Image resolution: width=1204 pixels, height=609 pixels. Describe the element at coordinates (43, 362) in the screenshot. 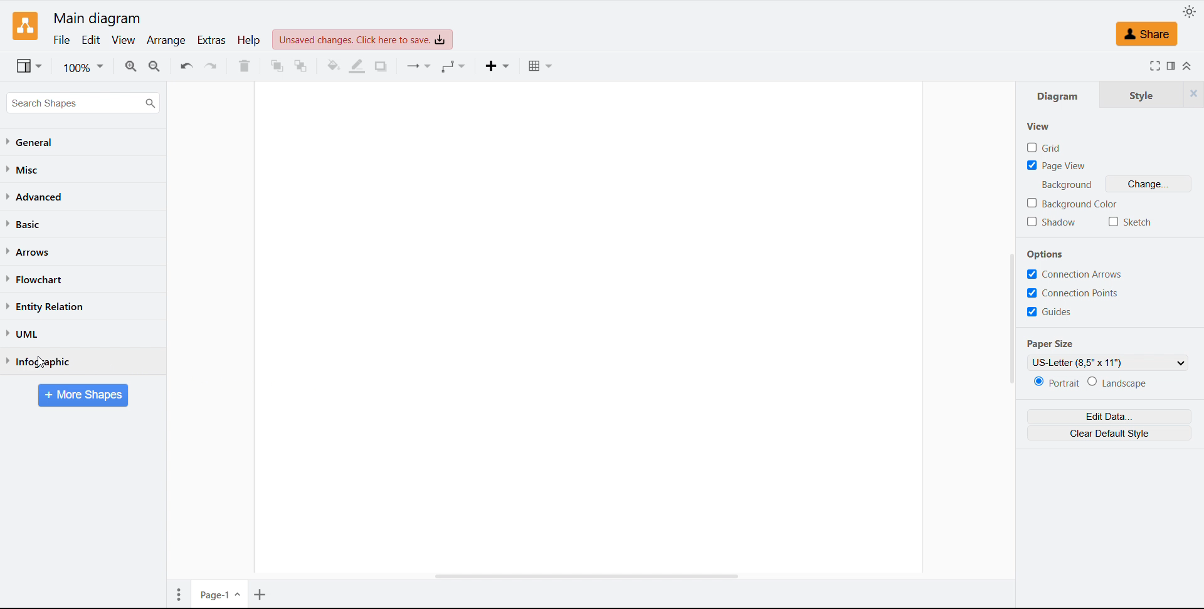

I see `Cursor ` at that location.